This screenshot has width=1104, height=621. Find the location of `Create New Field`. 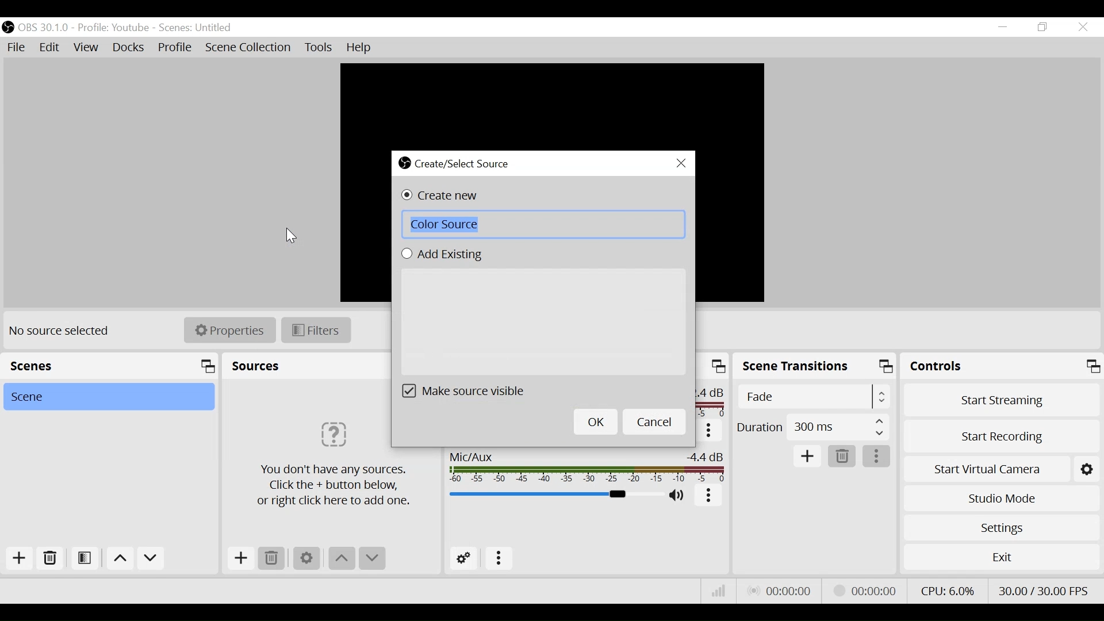

Create New Field is located at coordinates (543, 224).